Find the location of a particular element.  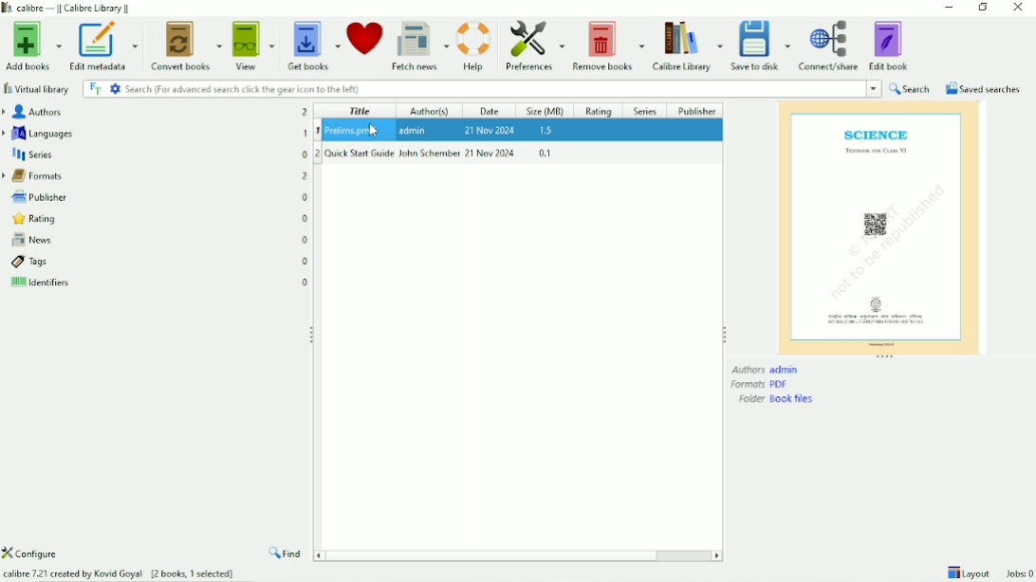

2 is located at coordinates (305, 176).